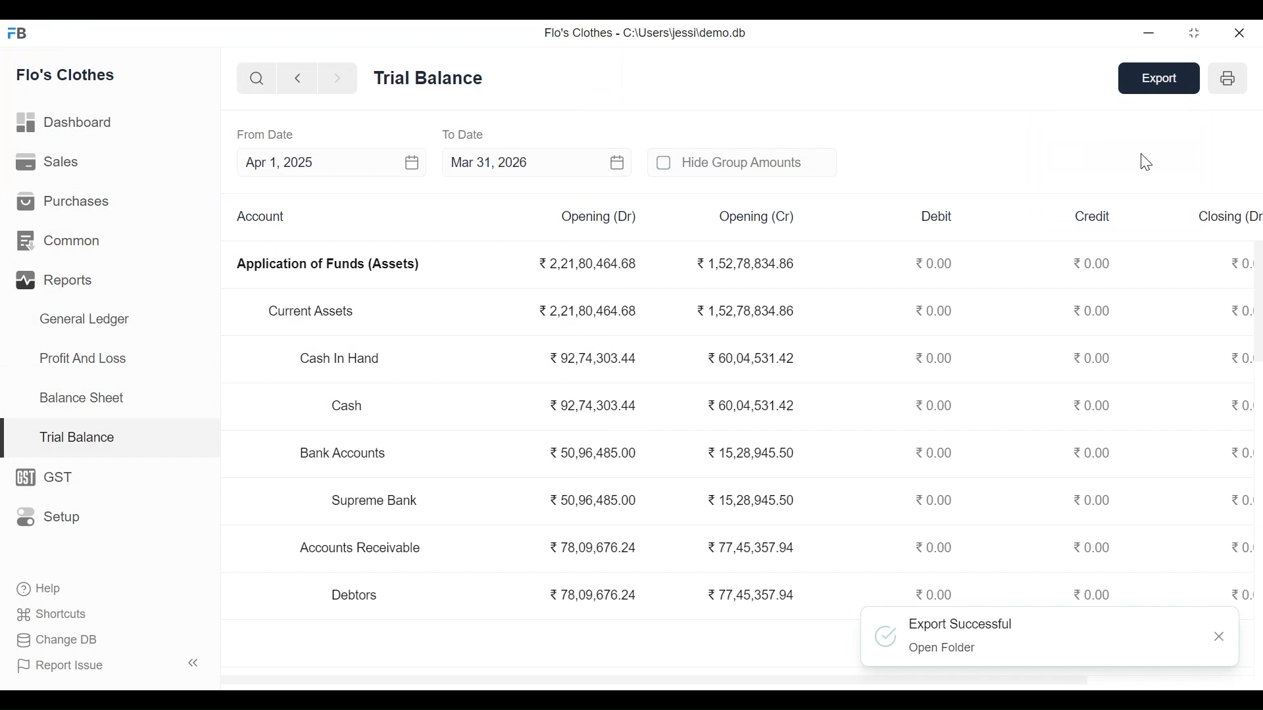 The height and width of the screenshot is (710, 1263). I want to click on 77.45.357.94, so click(749, 546).